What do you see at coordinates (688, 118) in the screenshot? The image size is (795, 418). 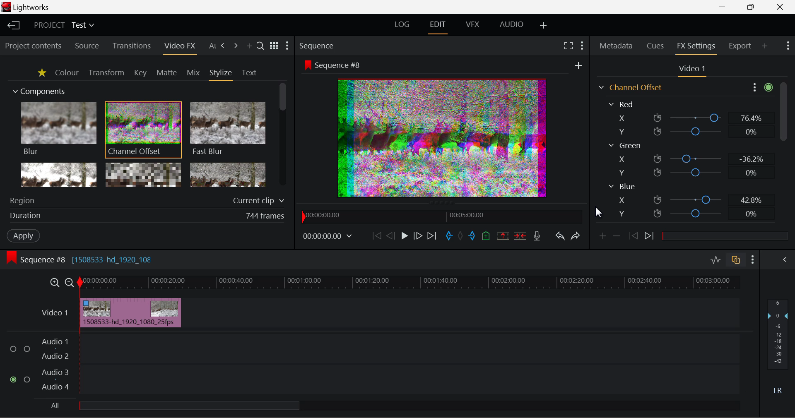 I see `Red X` at bounding box center [688, 118].